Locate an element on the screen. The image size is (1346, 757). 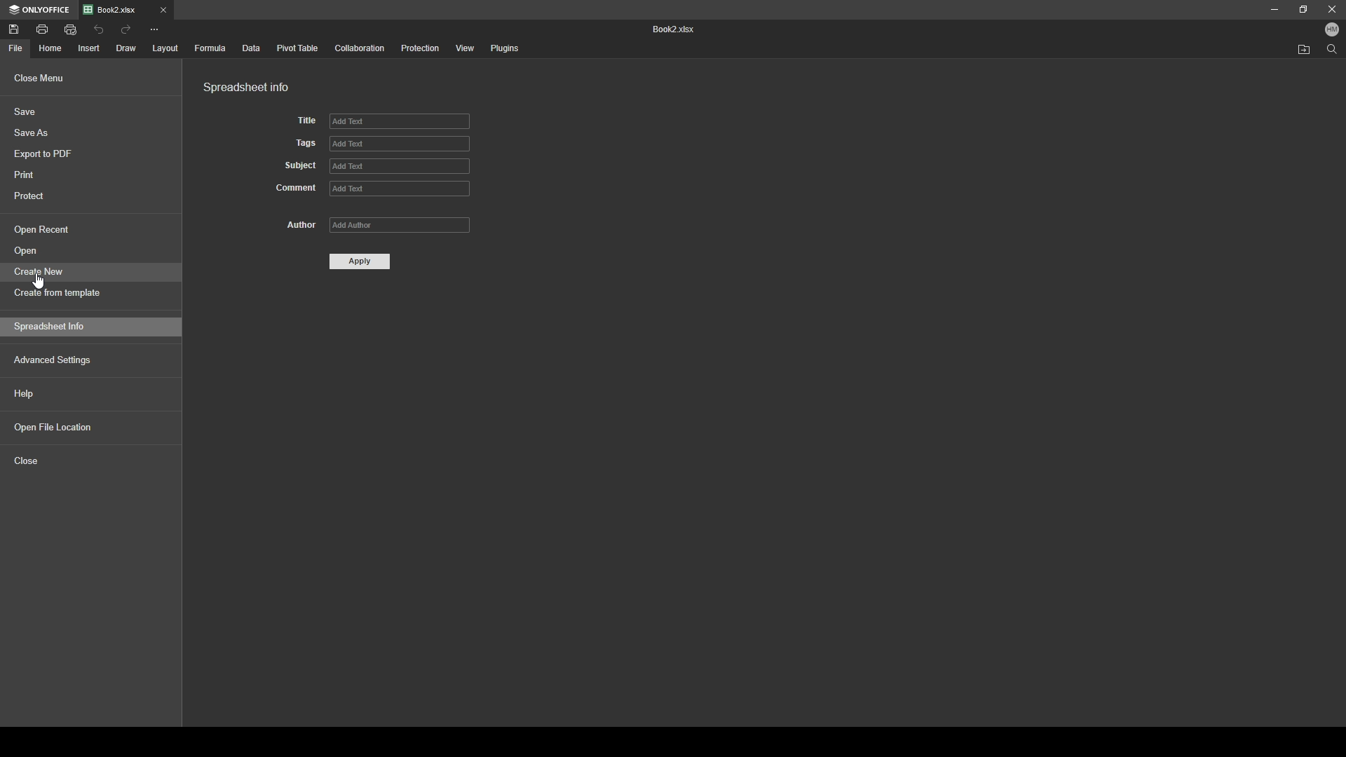
subject is located at coordinates (303, 165).